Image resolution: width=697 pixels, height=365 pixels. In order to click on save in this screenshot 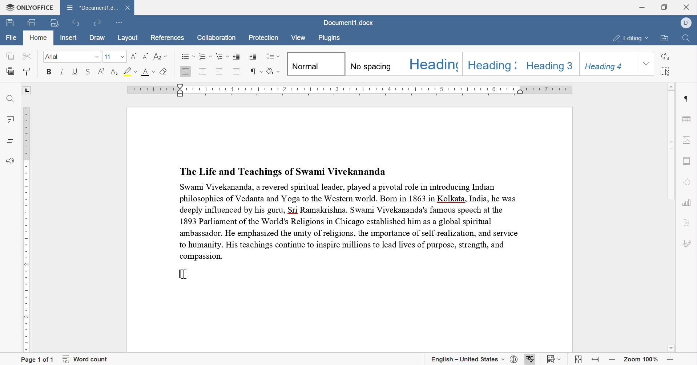, I will do `click(10, 24)`.